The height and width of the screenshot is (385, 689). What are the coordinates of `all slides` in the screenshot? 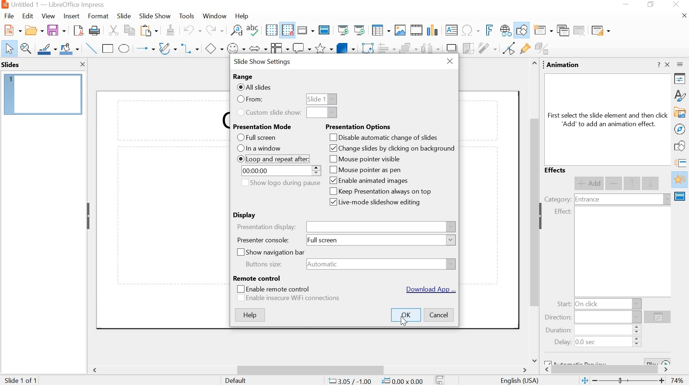 It's located at (255, 87).